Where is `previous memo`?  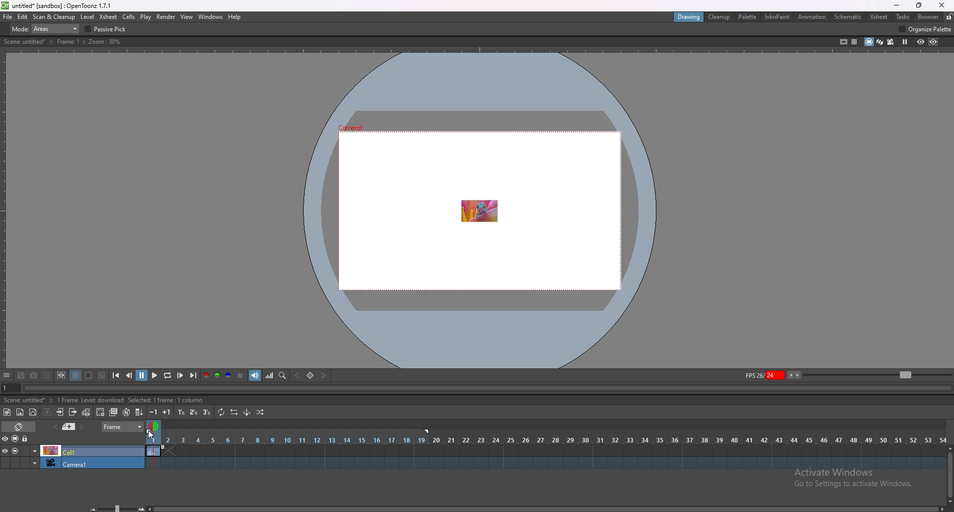 previous memo is located at coordinates (69, 427).